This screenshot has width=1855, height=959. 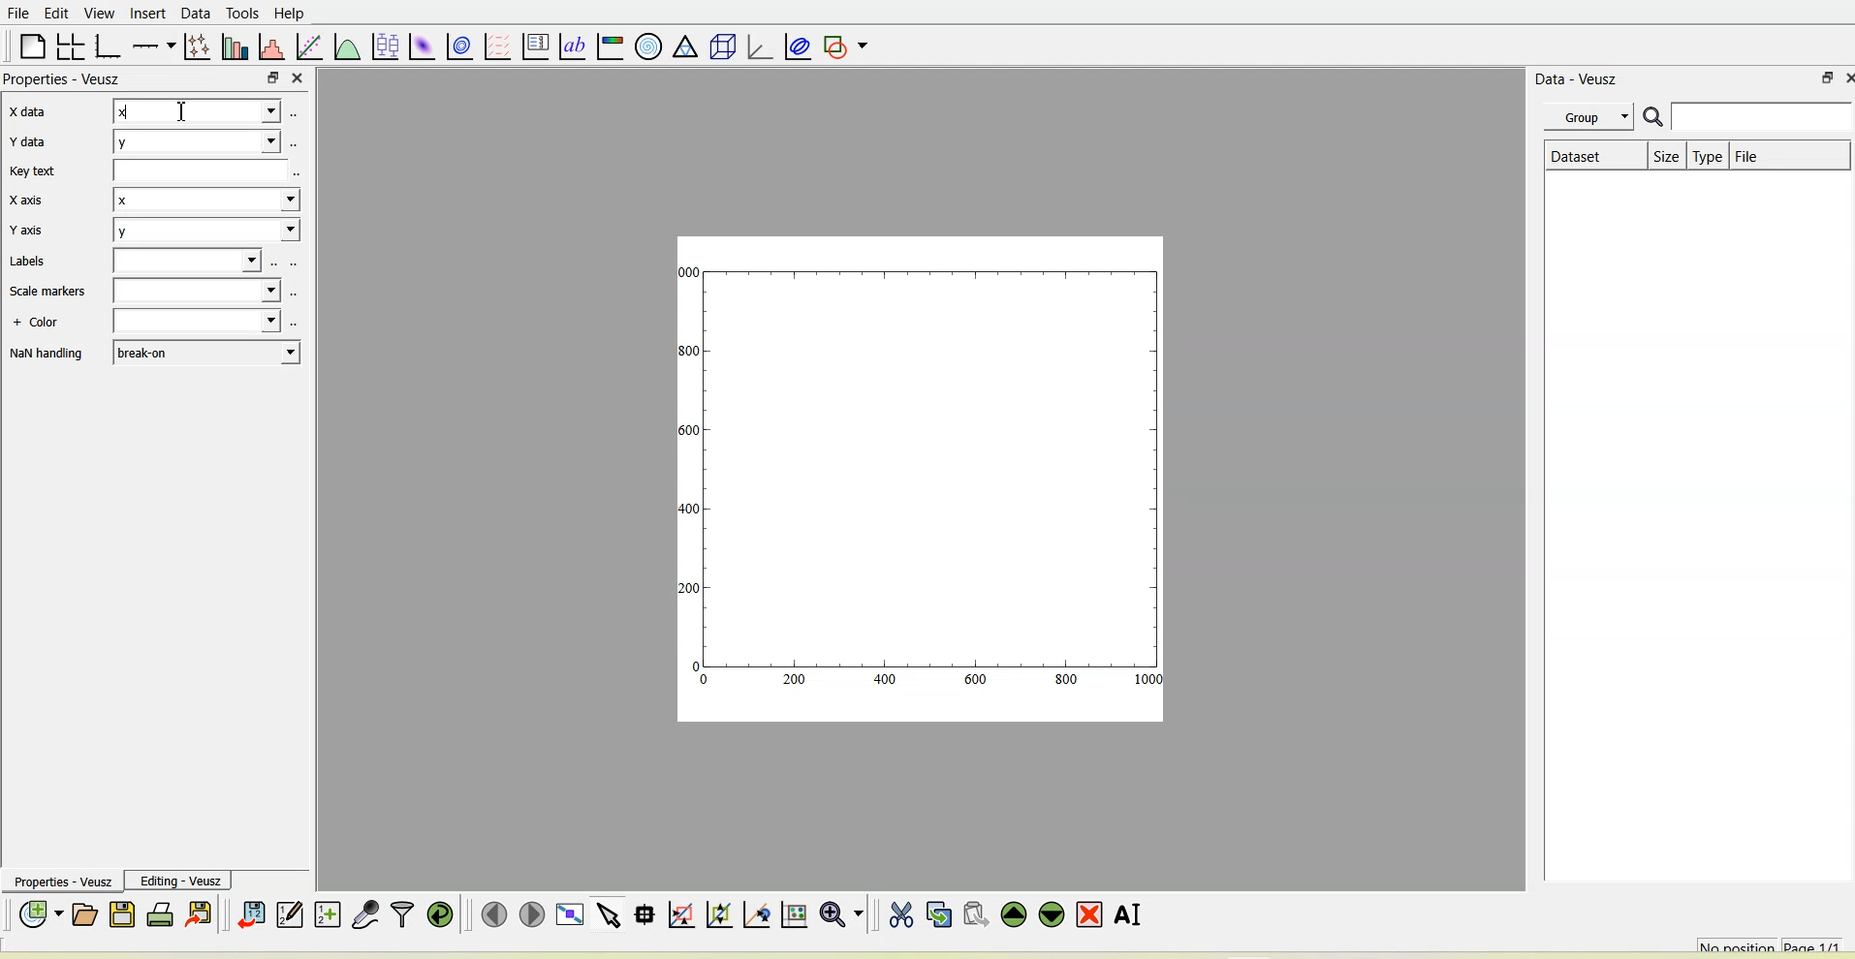 What do you see at coordinates (689, 430) in the screenshot?
I see `1600!` at bounding box center [689, 430].